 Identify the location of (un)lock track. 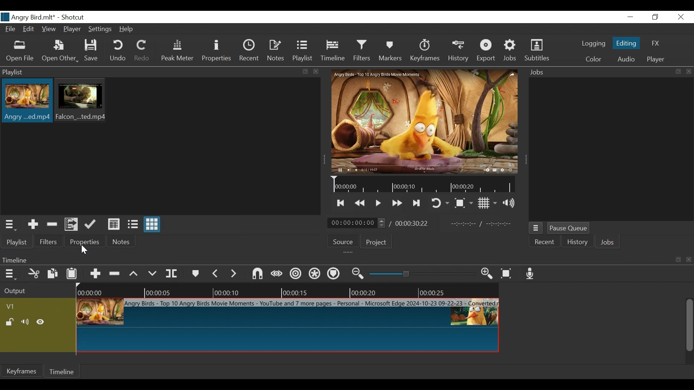
(10, 321).